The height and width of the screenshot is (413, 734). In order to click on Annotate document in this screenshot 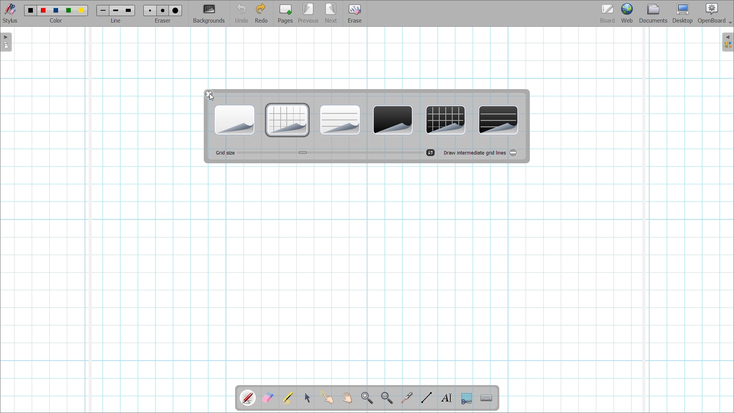, I will do `click(248, 398)`.